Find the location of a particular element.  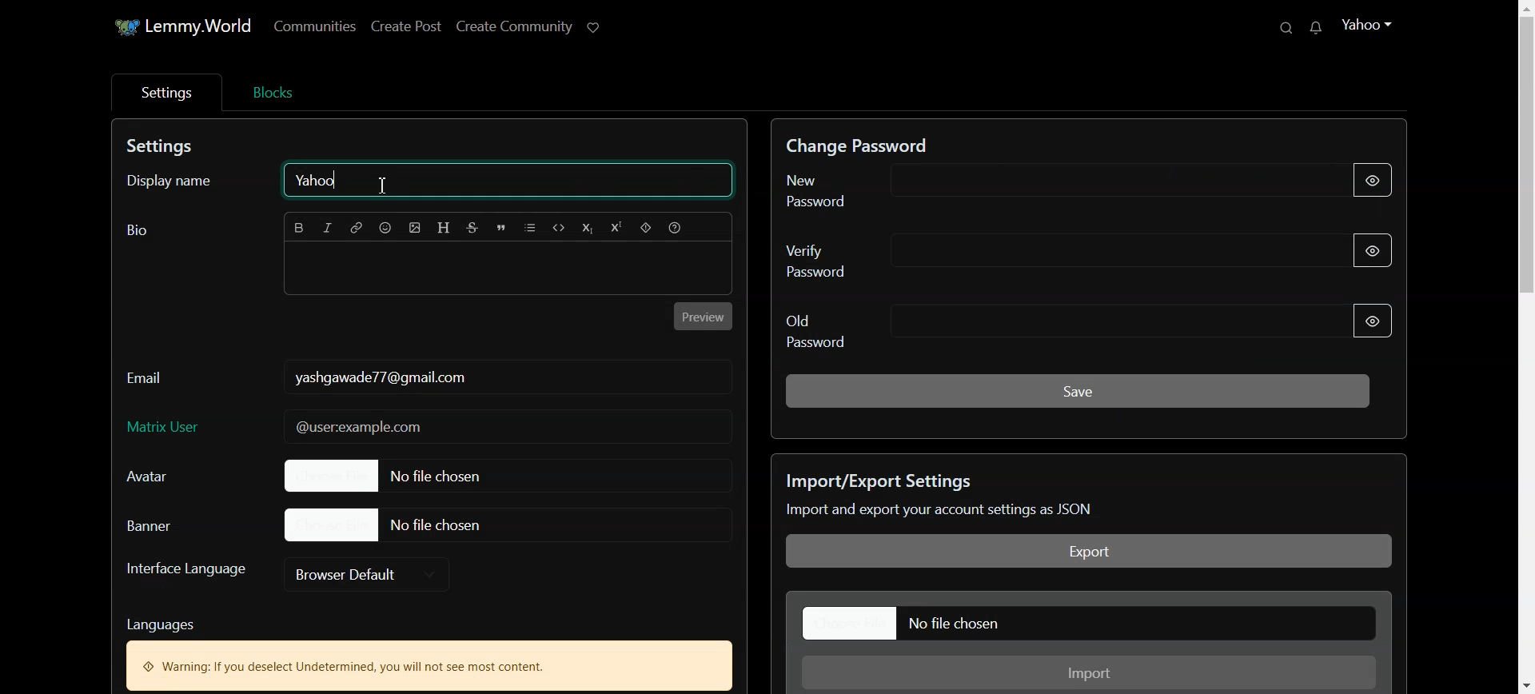

Hide Password is located at coordinates (1385, 249).